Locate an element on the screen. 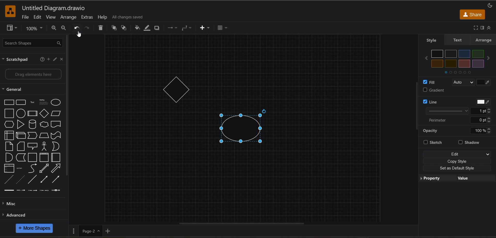  shadow is located at coordinates (471, 143).